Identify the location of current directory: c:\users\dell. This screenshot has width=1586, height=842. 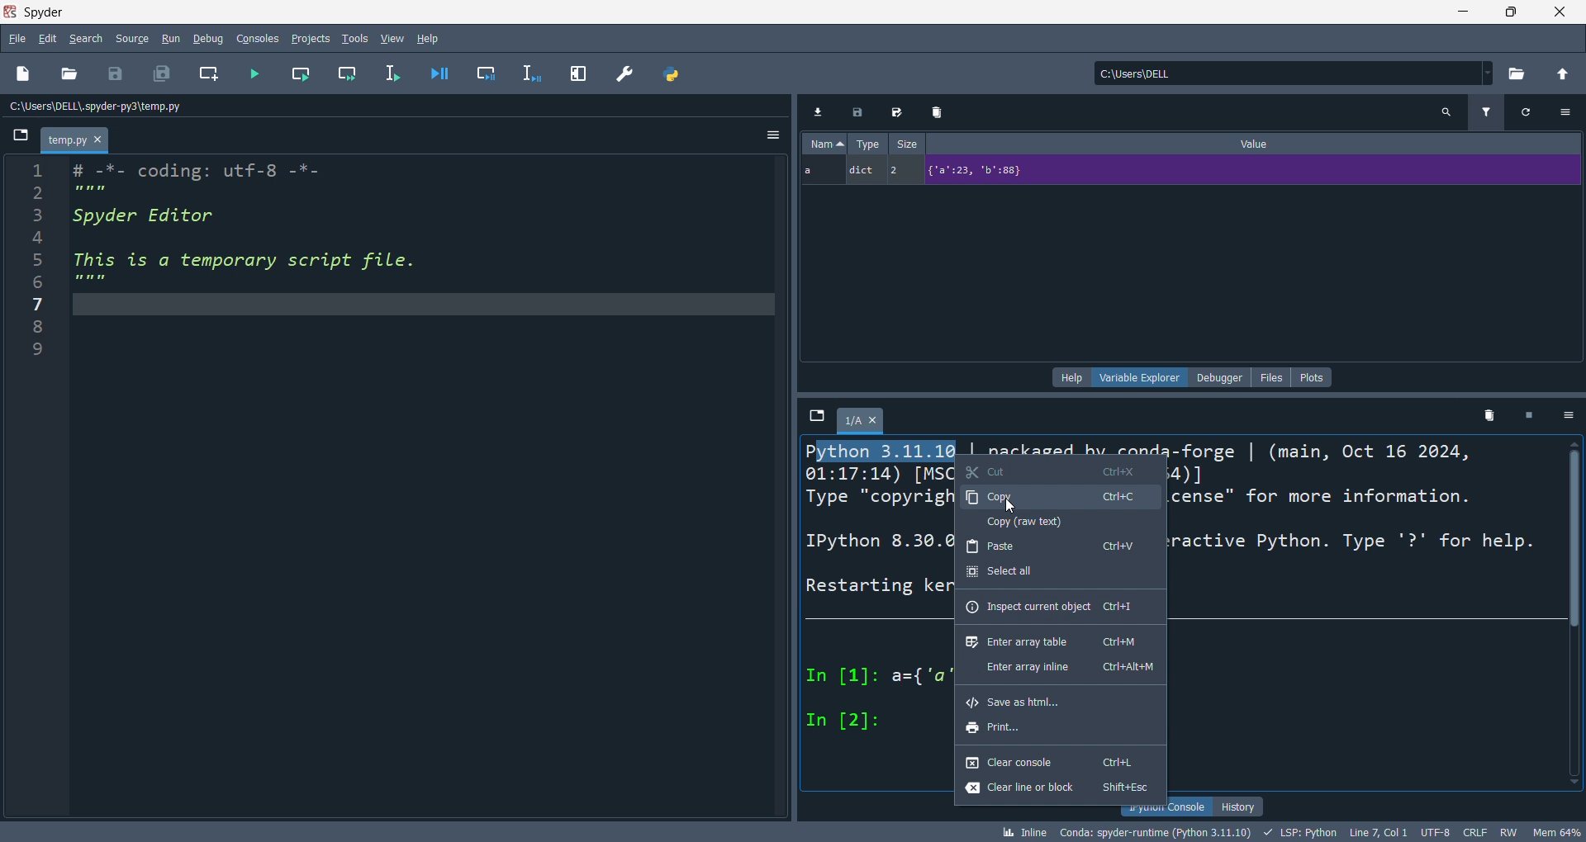
(1297, 74).